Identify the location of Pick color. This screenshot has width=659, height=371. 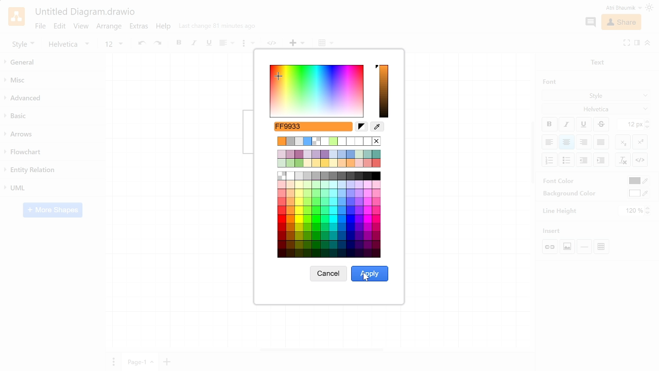
(377, 127).